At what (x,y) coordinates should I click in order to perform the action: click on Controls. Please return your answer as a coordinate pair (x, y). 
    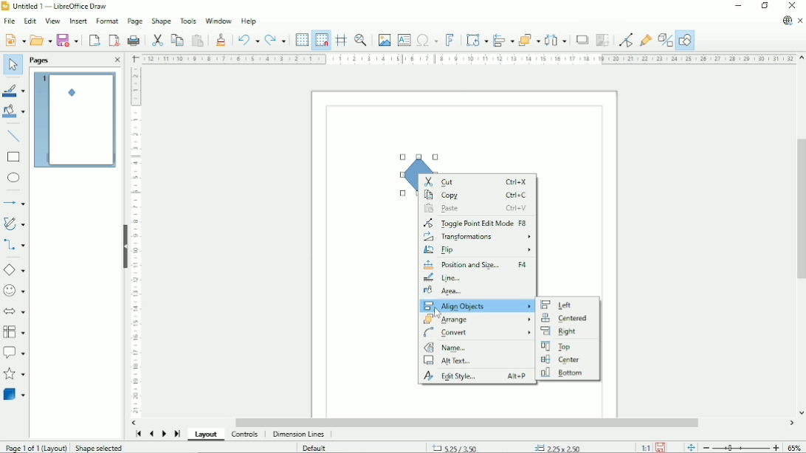
    Looking at the image, I should click on (246, 435).